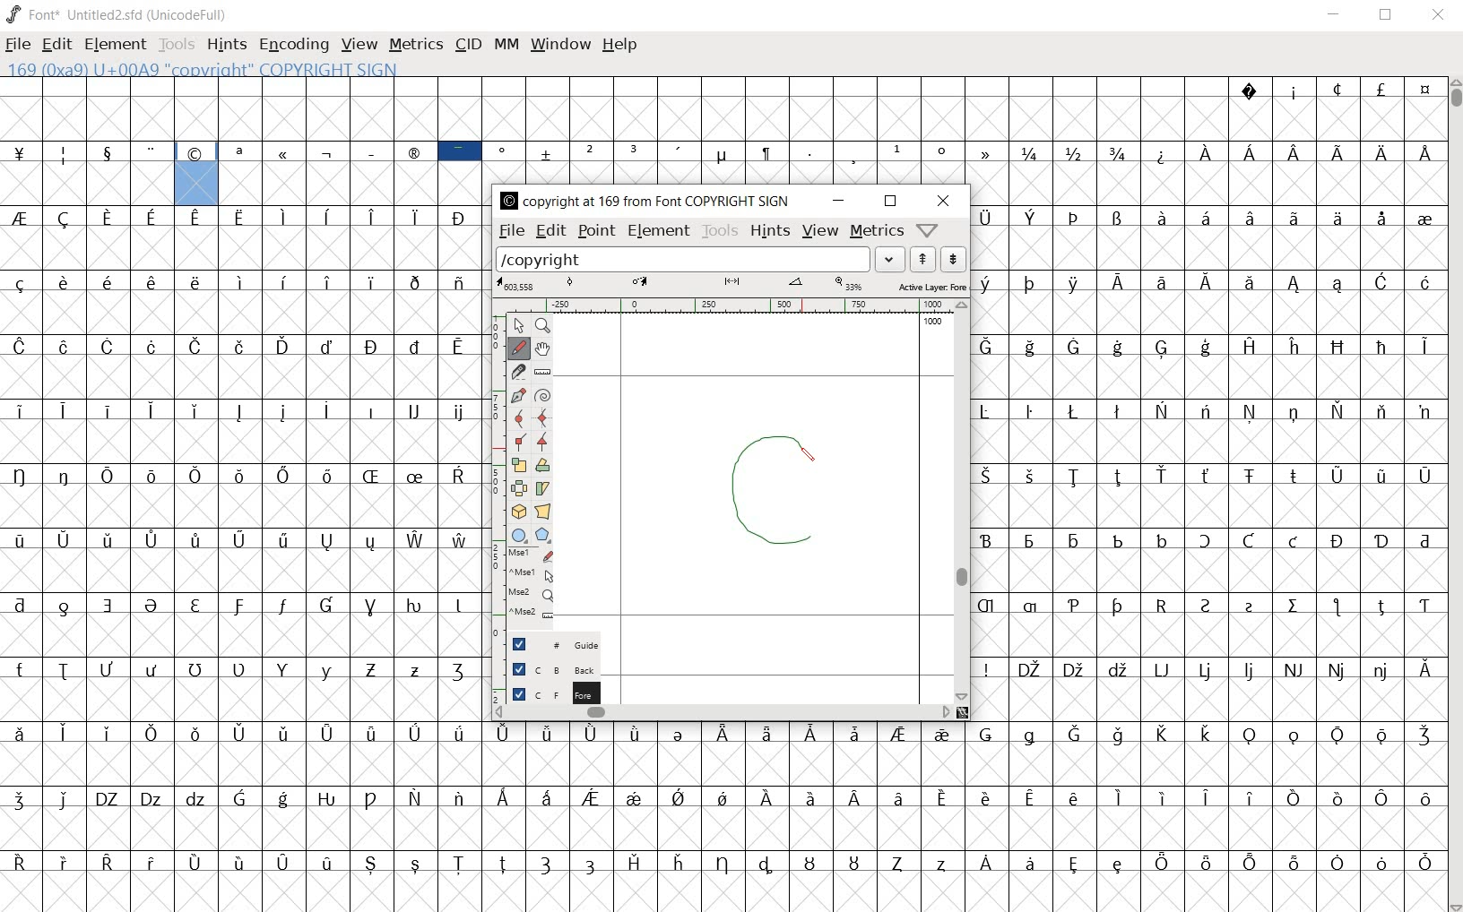 This screenshot has width=1463, height=912. I want to click on Help/Window, so click(930, 229).